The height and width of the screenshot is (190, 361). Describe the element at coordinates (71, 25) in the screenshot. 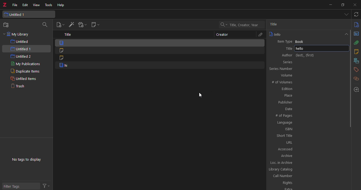

I see `add item` at that location.